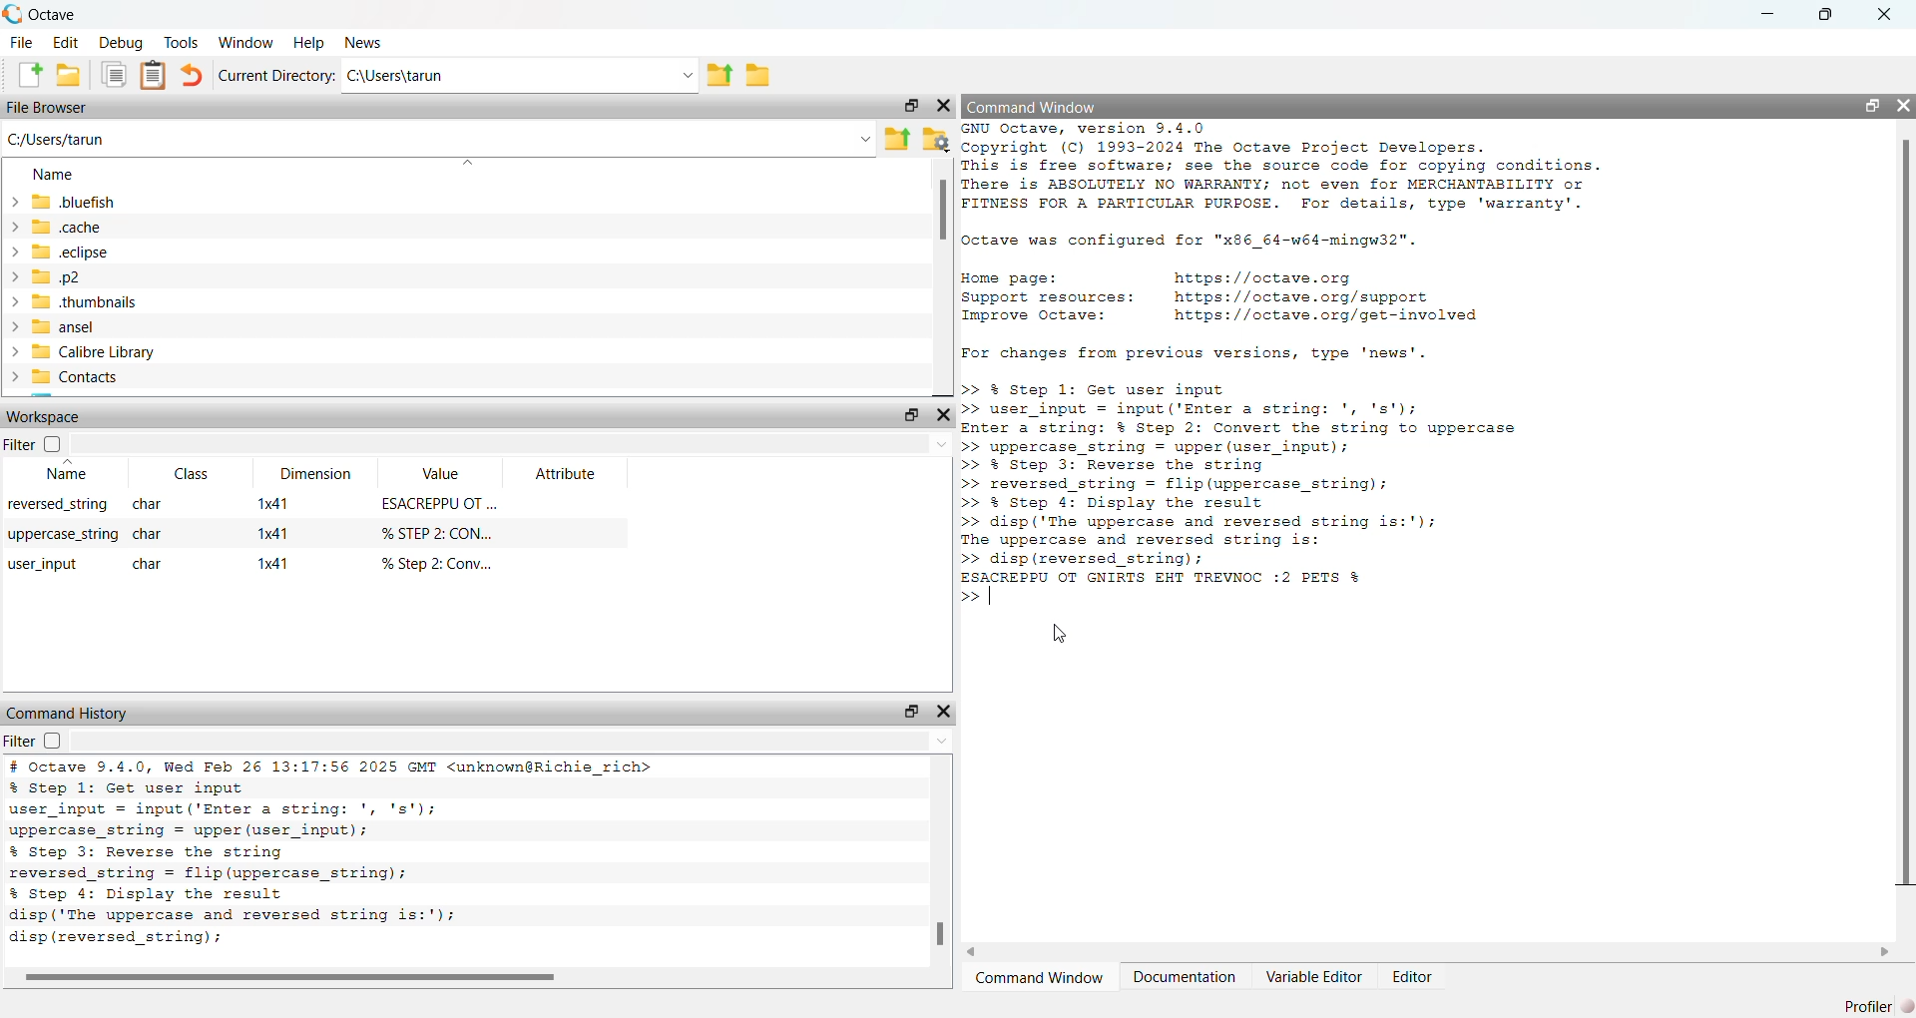 The image size is (1916, 1018). What do you see at coordinates (519, 447) in the screenshot?
I see `filter input field` at bounding box center [519, 447].